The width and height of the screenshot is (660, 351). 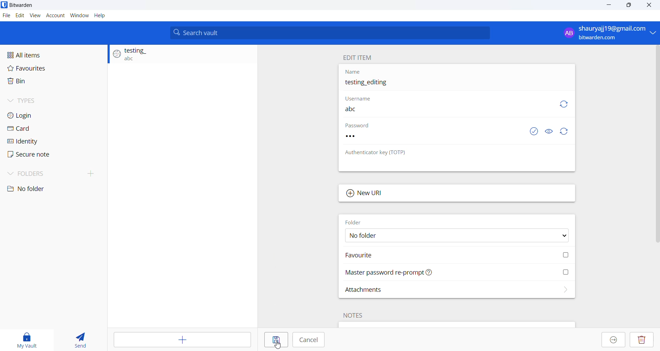 I want to click on view, so click(x=35, y=15).